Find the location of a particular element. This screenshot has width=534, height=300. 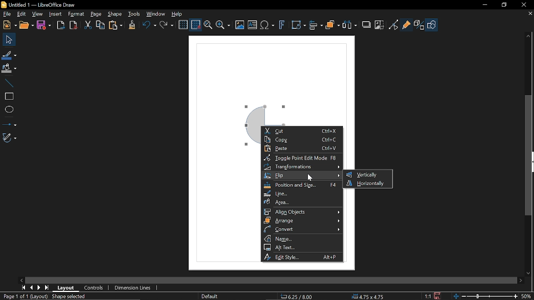

LibreOffice Logo is located at coordinates (5, 5).